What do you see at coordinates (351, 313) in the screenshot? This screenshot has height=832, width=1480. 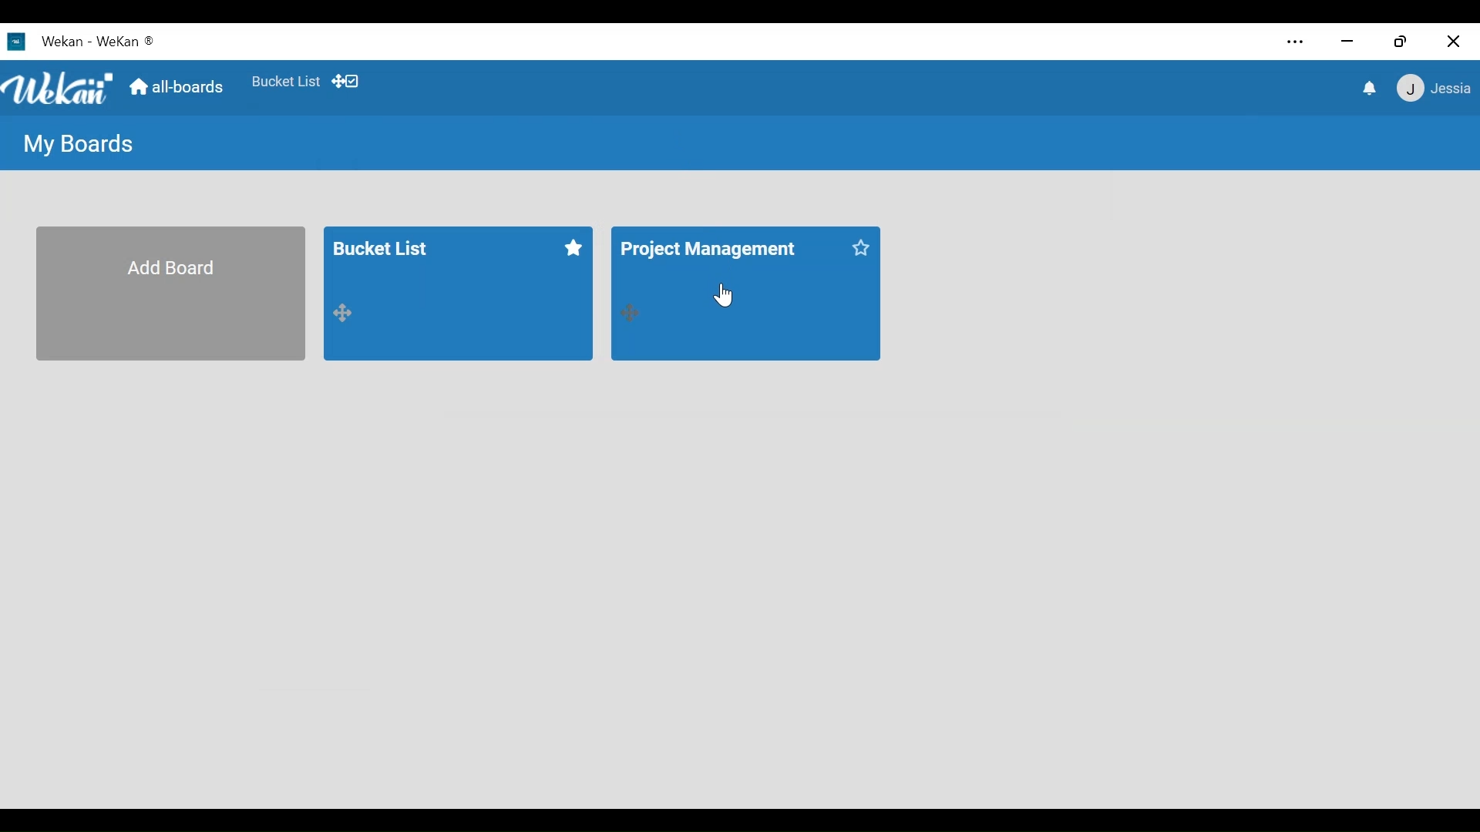 I see `drag` at bounding box center [351, 313].